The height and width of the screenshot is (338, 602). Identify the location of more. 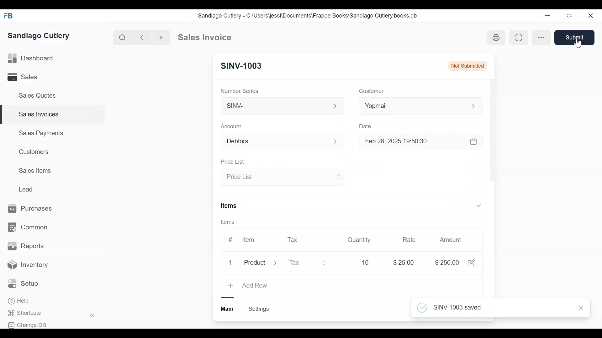
(543, 37).